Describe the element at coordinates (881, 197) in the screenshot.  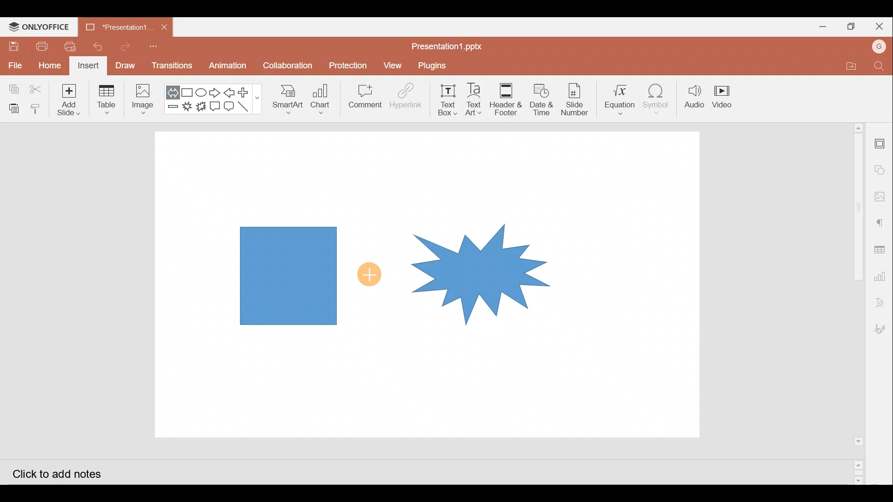
I see `Image settings` at that location.